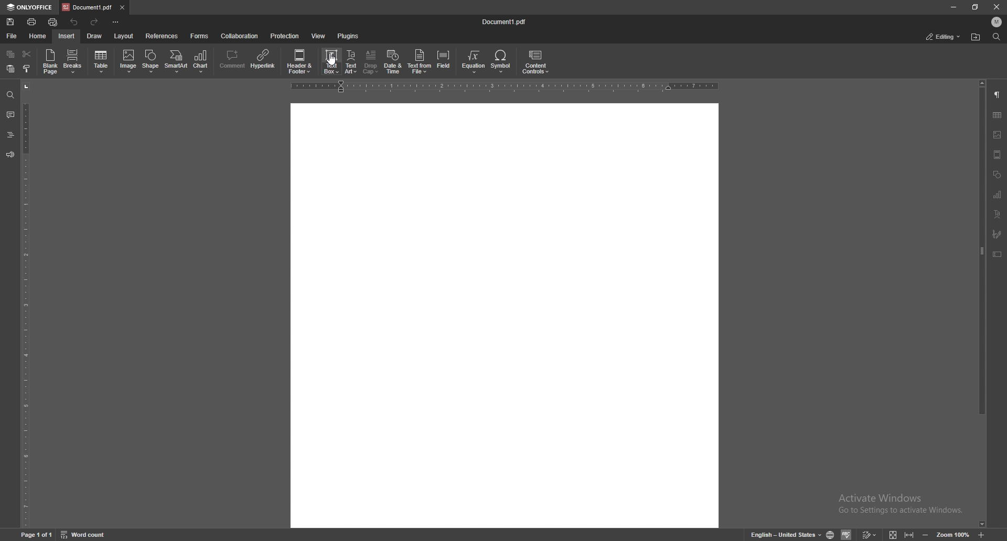 This screenshot has width=1007, height=541. What do you see at coordinates (38, 37) in the screenshot?
I see `home` at bounding box center [38, 37].